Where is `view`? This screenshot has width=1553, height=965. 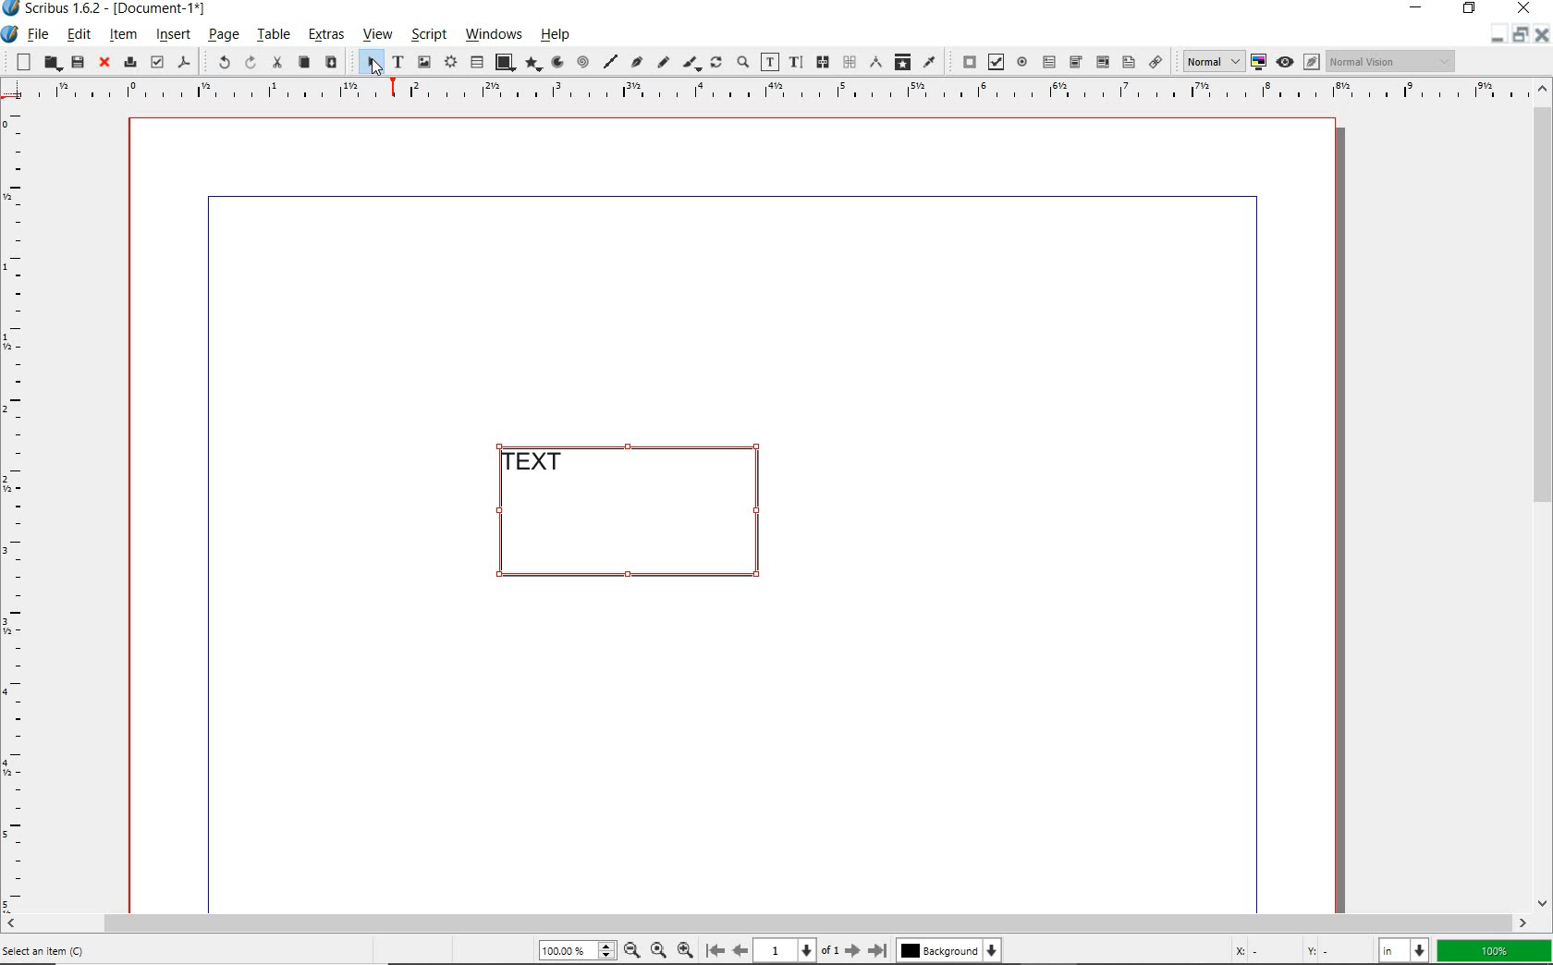
view is located at coordinates (380, 35).